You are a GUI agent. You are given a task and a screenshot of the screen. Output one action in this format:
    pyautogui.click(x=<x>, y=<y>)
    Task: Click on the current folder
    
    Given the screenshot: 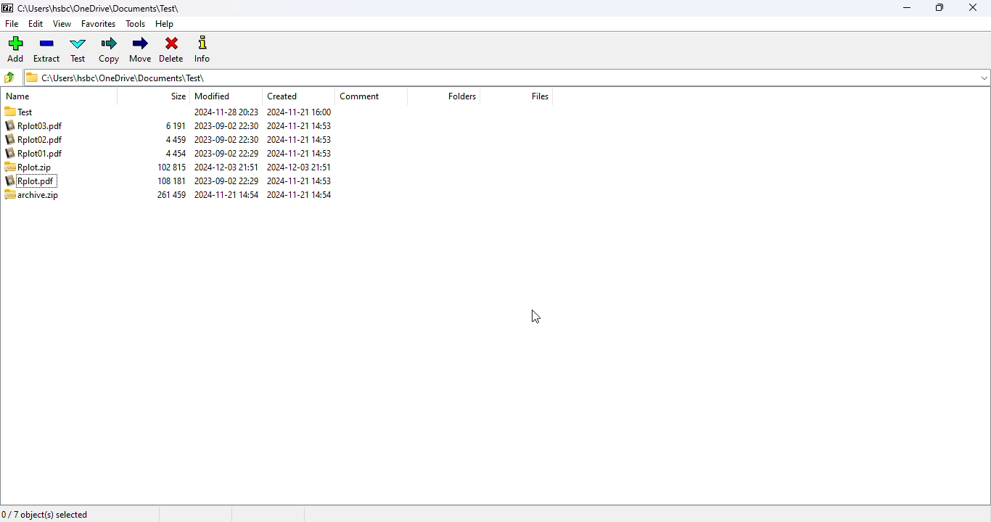 What is the action you would take?
    pyautogui.click(x=497, y=77)
    